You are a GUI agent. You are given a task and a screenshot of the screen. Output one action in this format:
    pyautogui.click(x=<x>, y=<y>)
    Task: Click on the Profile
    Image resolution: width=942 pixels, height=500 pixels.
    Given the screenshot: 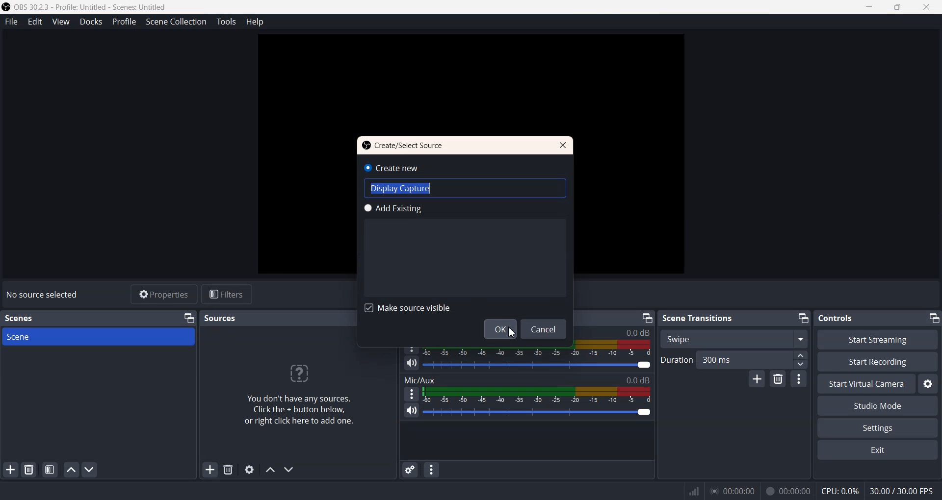 What is the action you would take?
    pyautogui.click(x=124, y=22)
    